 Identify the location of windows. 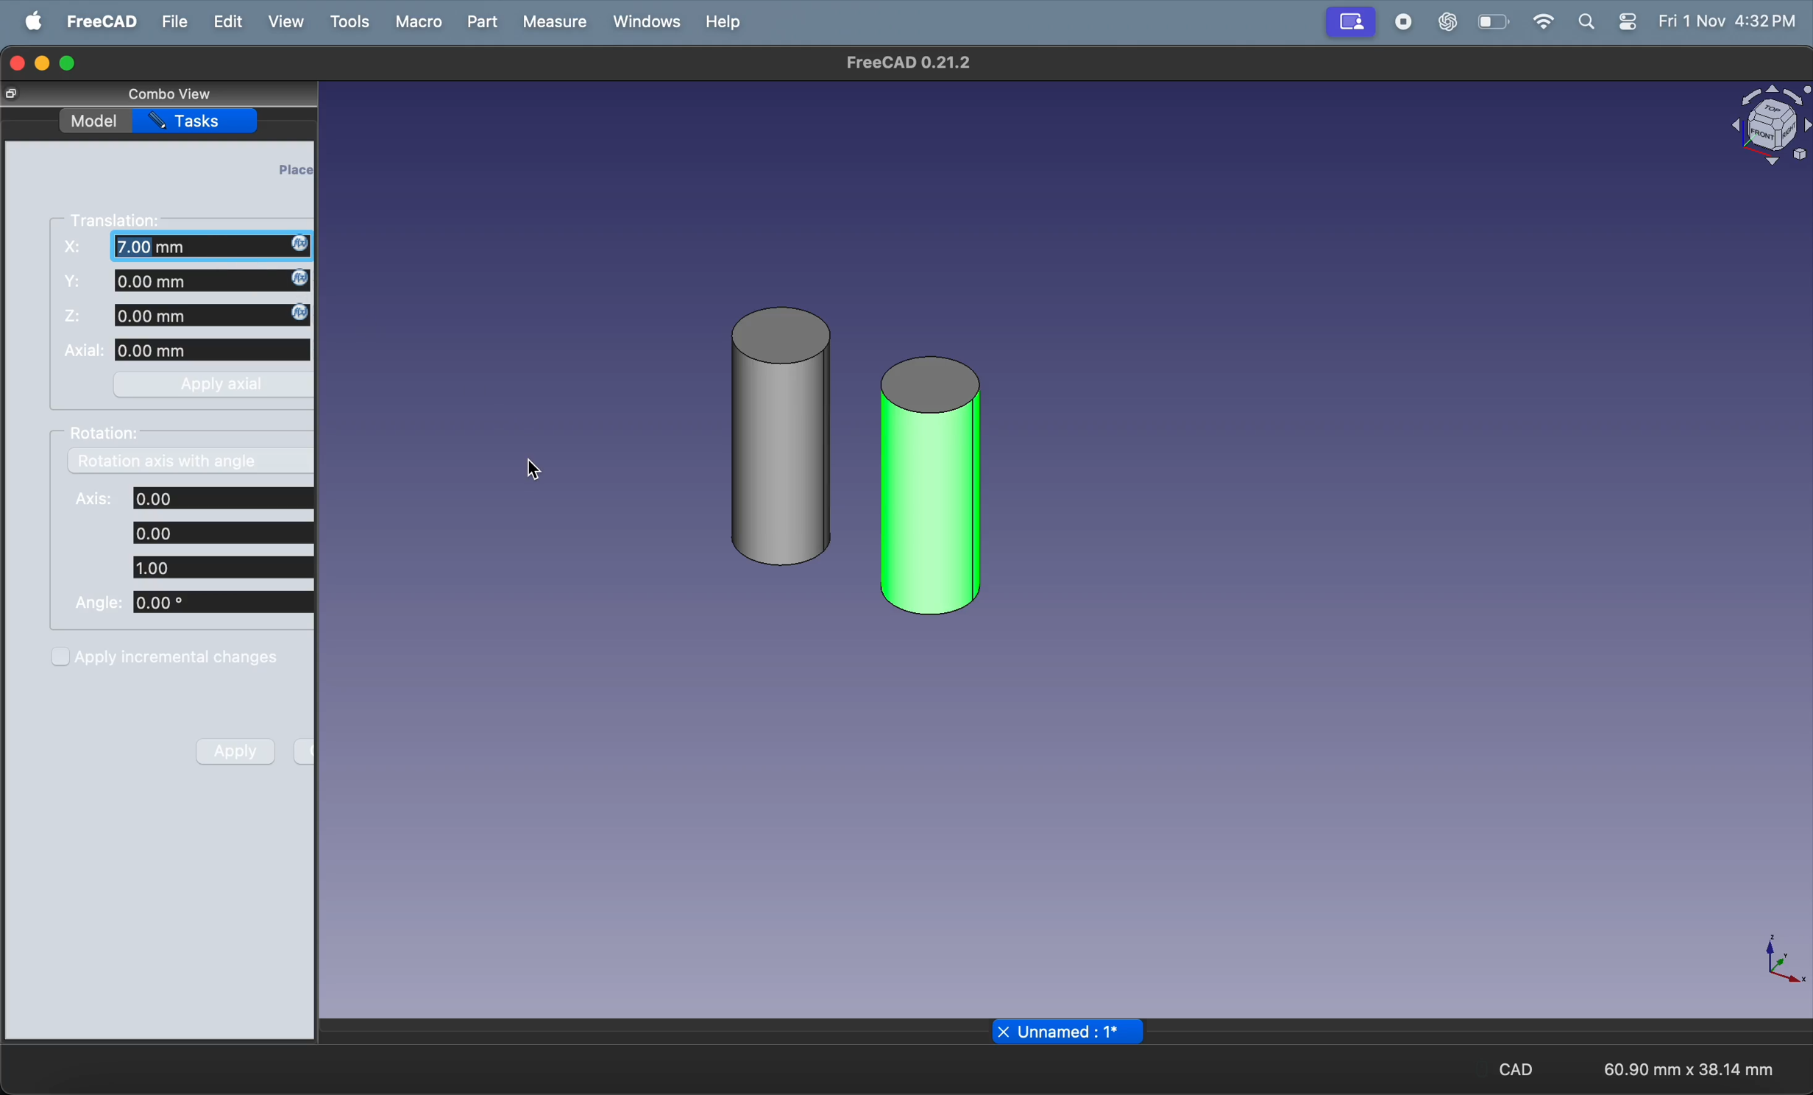
(641, 24).